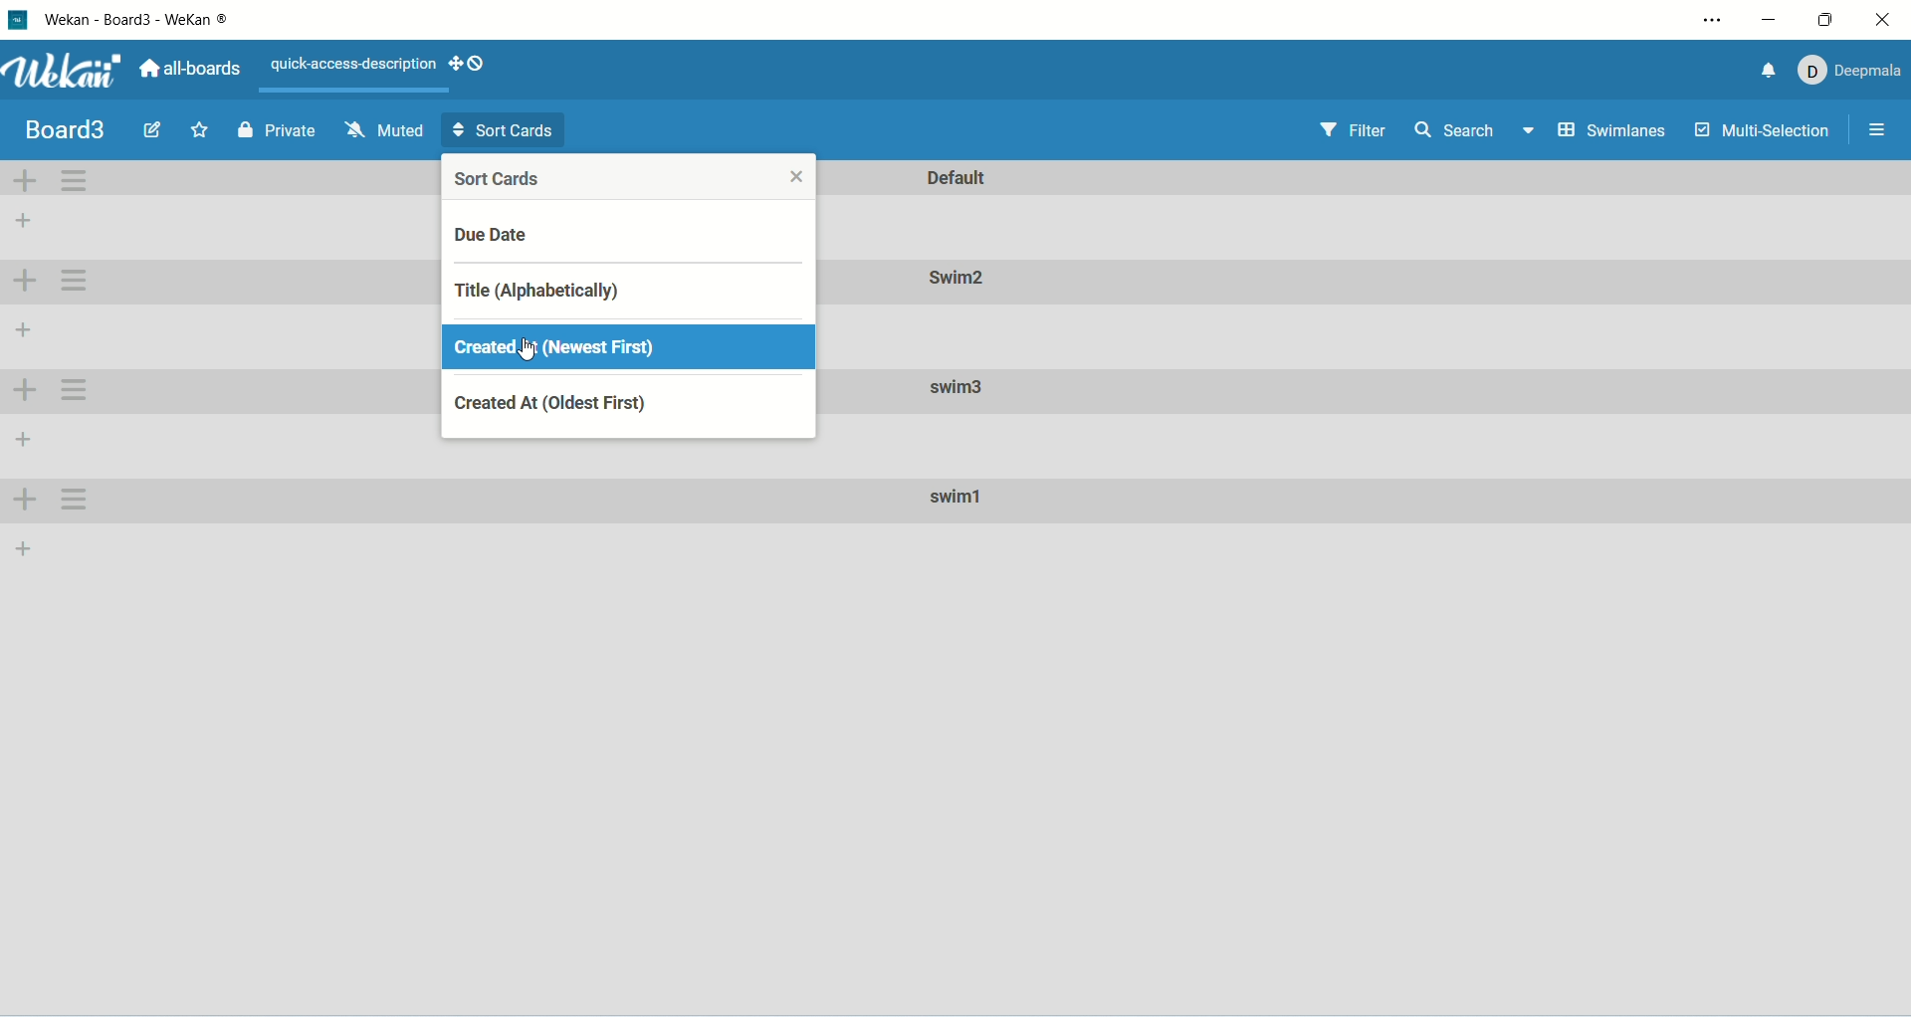 This screenshot has height=1017, width=1911. What do you see at coordinates (26, 280) in the screenshot?
I see `add swimlane` at bounding box center [26, 280].